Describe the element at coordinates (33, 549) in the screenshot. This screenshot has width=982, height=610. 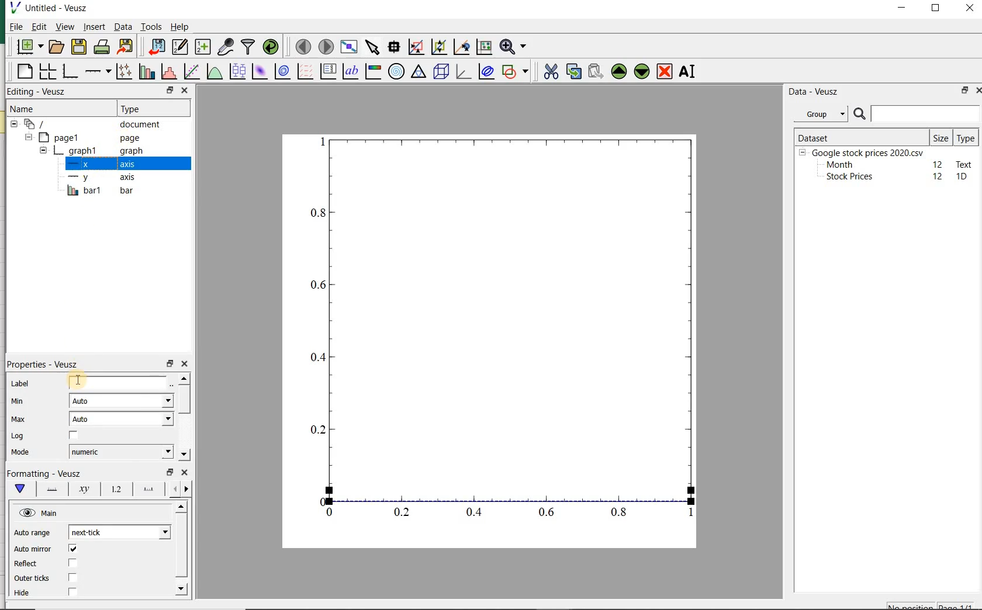
I see `Auto minor` at that location.